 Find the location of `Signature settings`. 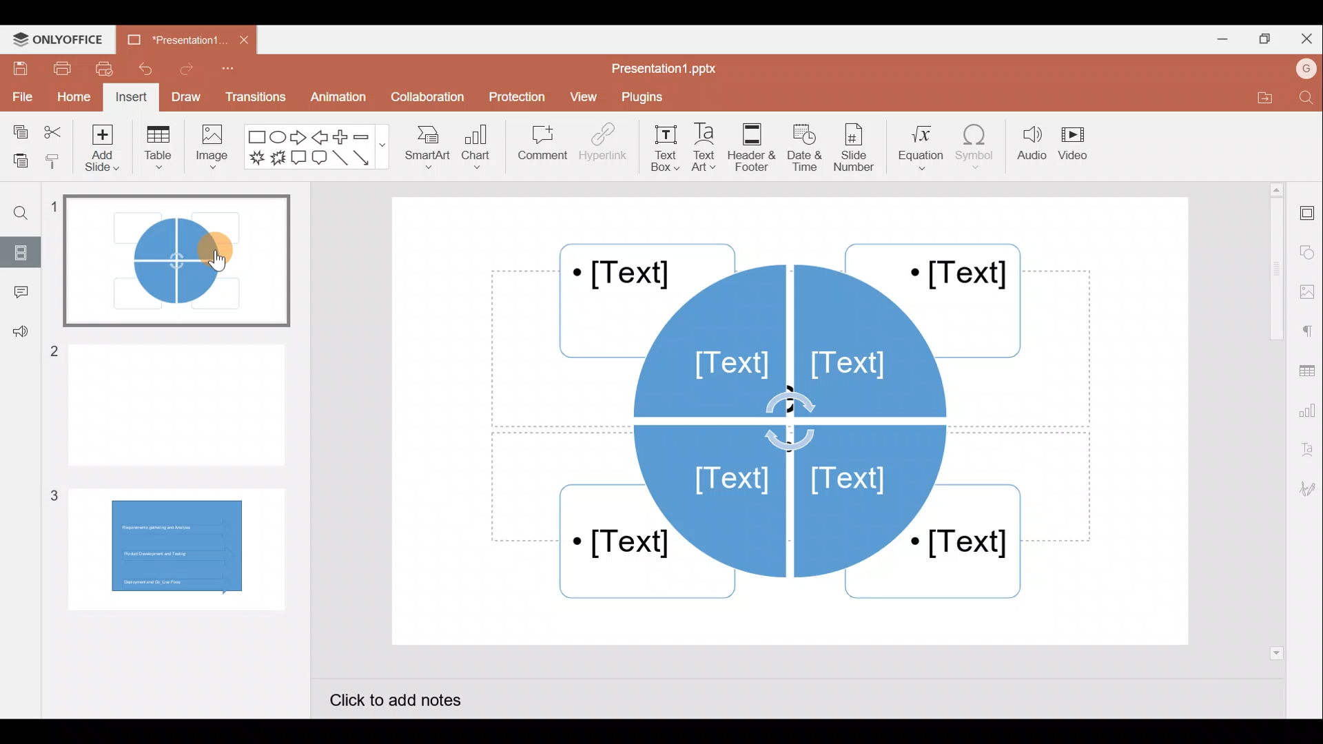

Signature settings is located at coordinates (1305, 489).